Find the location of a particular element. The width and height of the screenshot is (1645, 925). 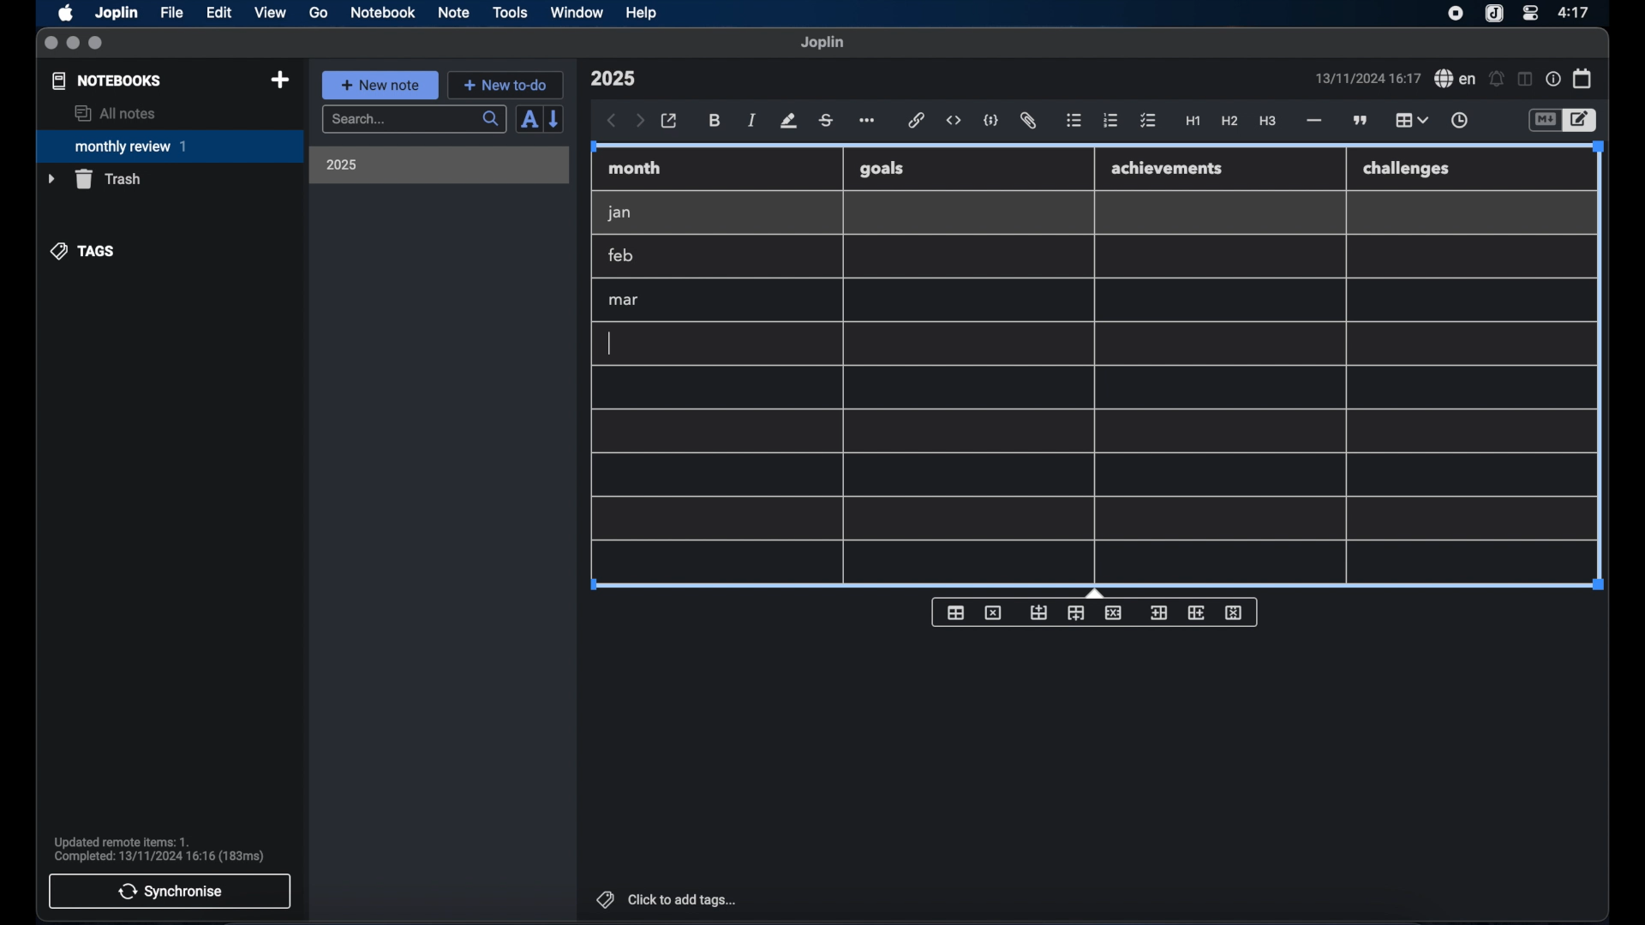

highlight is located at coordinates (788, 121).